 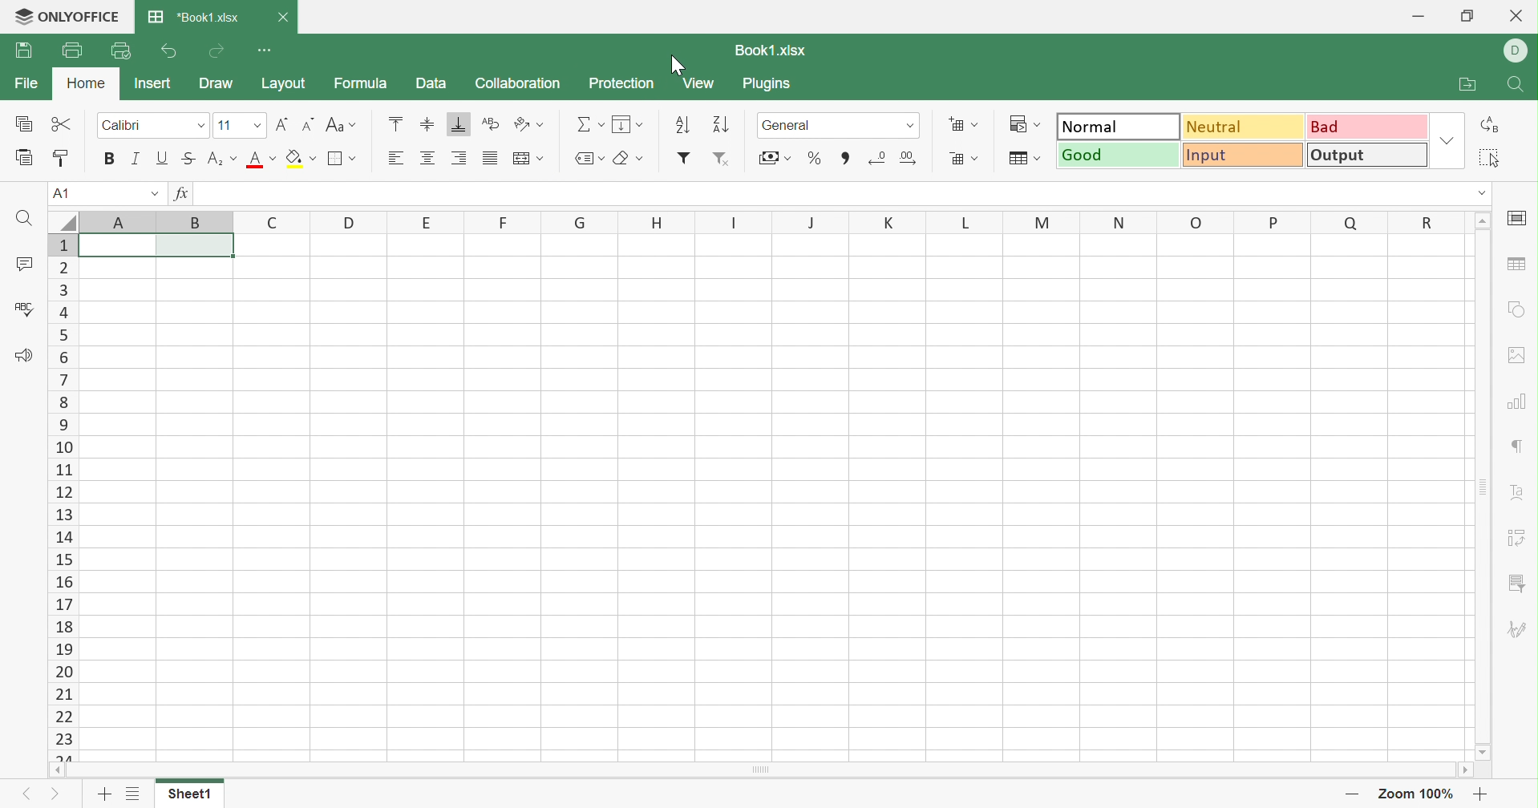 What do you see at coordinates (1466, 772) in the screenshot?
I see `Scroll Right` at bounding box center [1466, 772].